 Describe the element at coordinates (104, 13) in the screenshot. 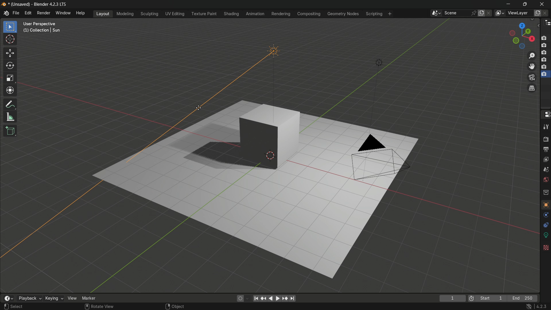

I see `layout` at that location.